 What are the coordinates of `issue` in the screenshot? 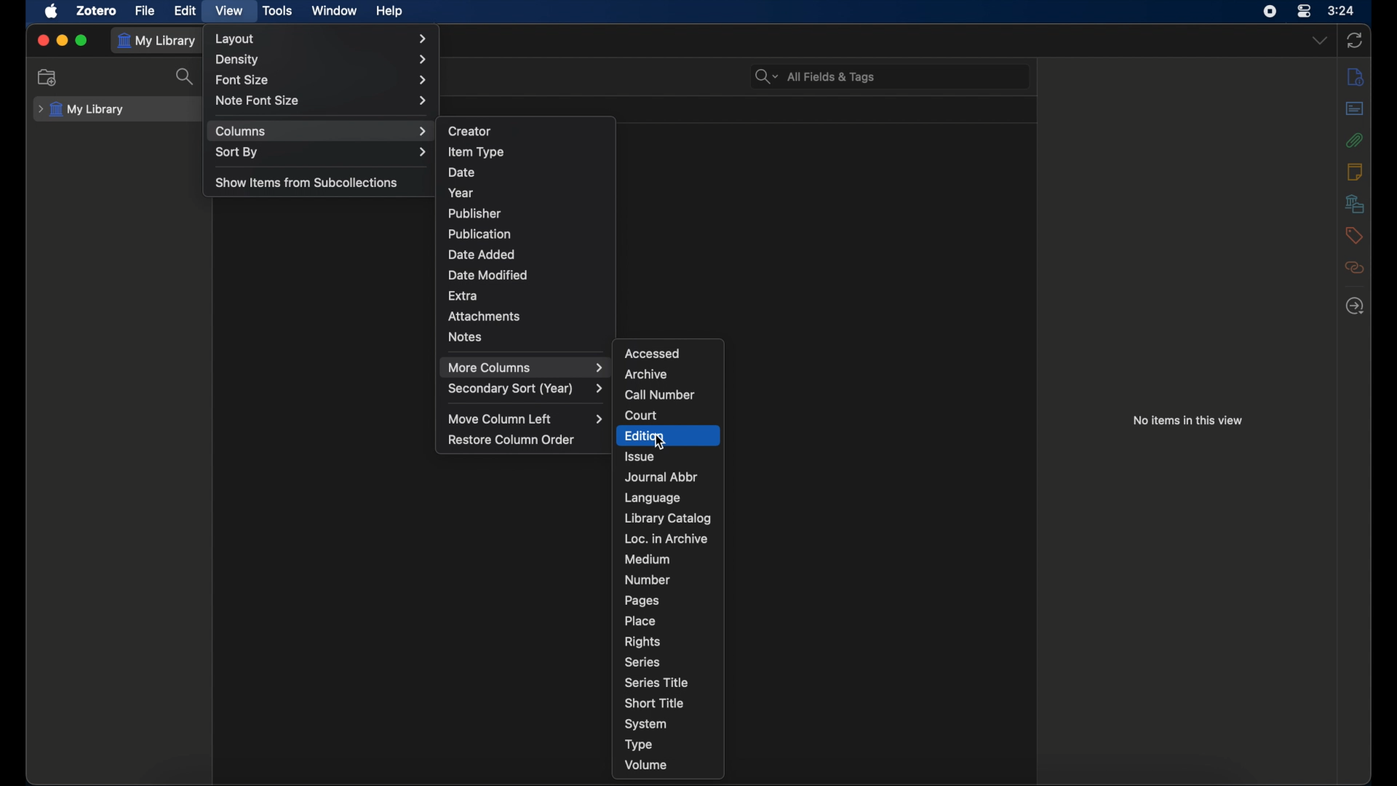 It's located at (640, 456).